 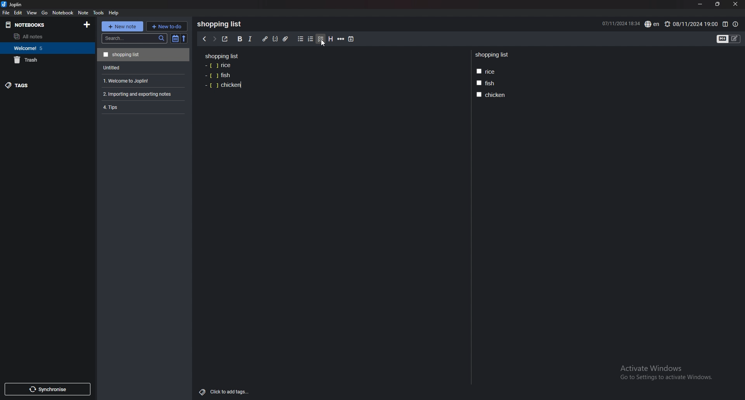 What do you see at coordinates (214, 38) in the screenshot?
I see `next` at bounding box center [214, 38].